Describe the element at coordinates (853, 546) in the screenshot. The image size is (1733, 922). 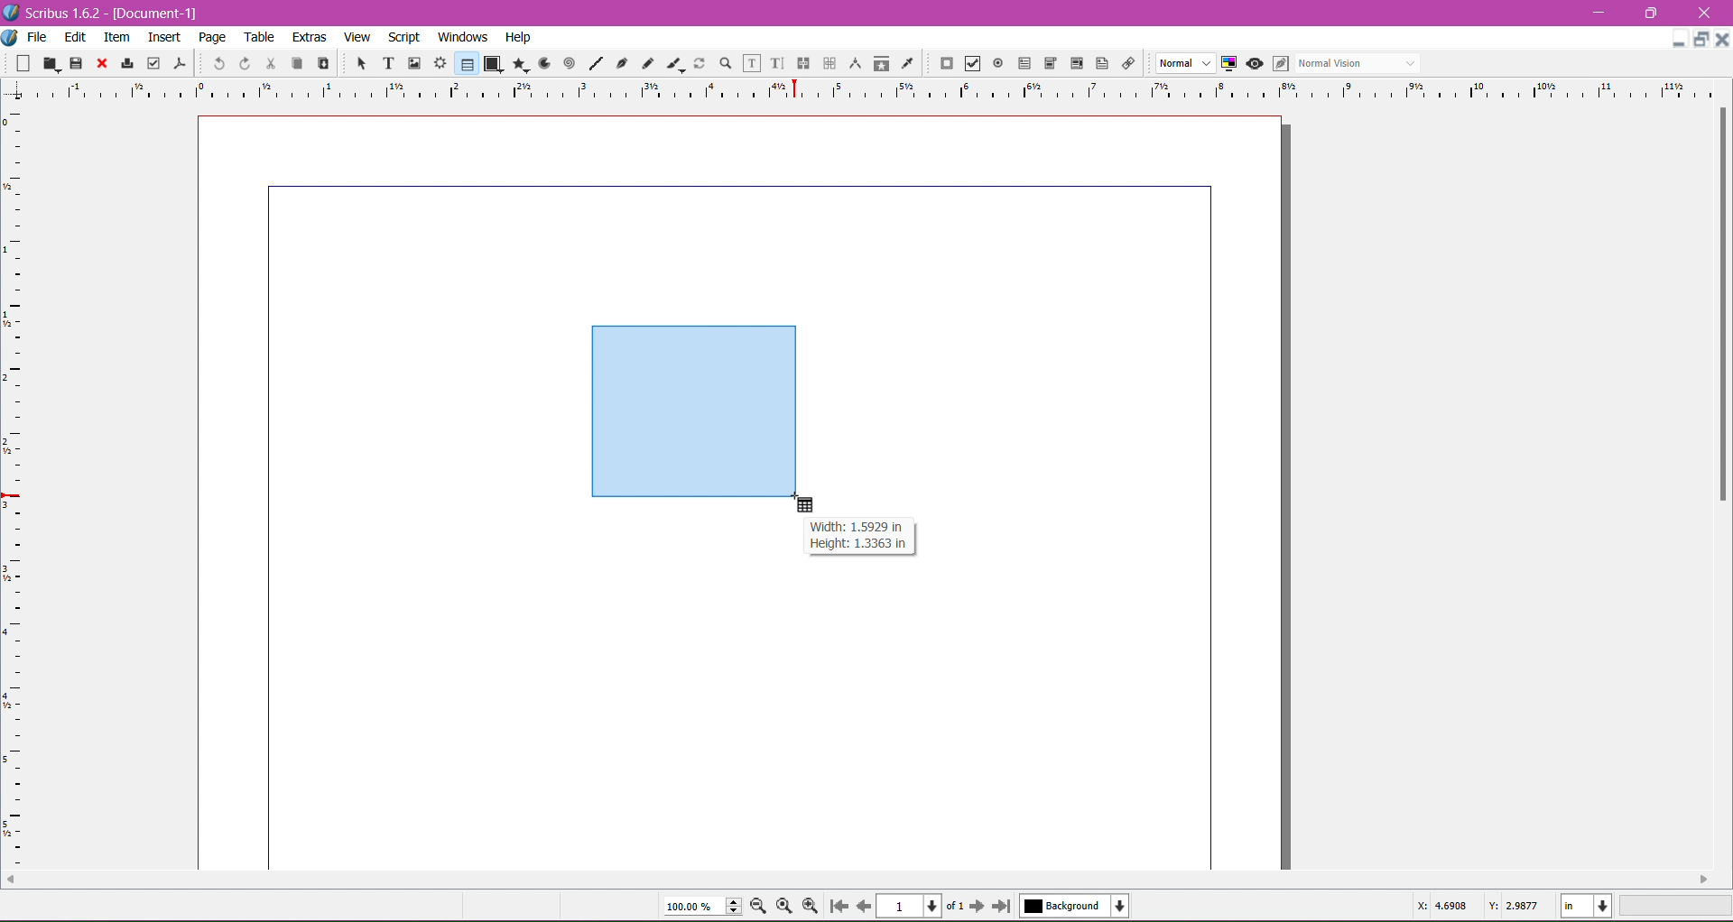
I see `Height: 1.3363 in` at that location.